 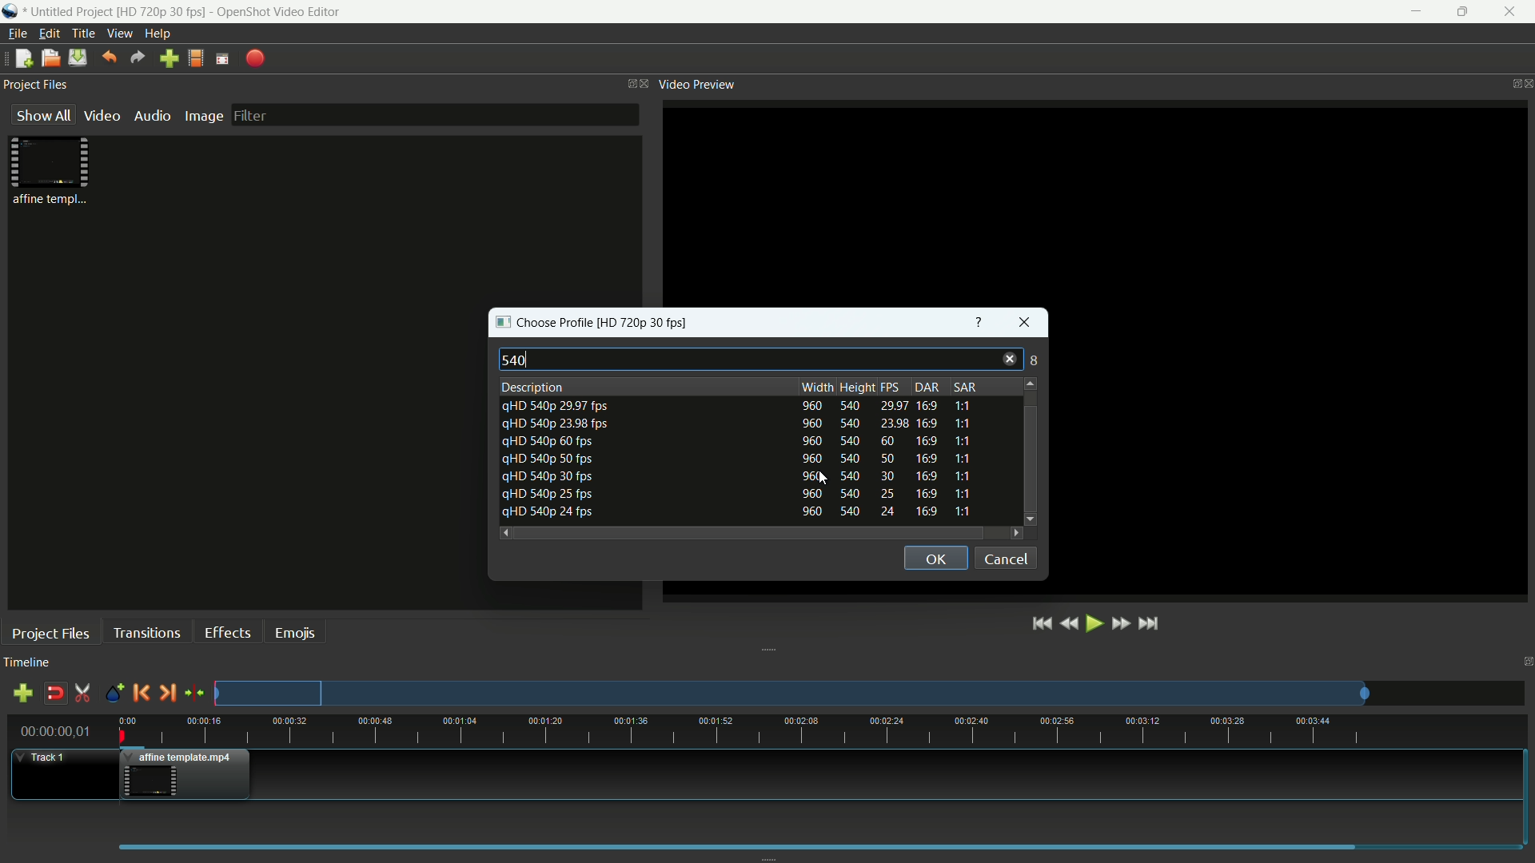 I want to click on description, so click(x=531, y=387).